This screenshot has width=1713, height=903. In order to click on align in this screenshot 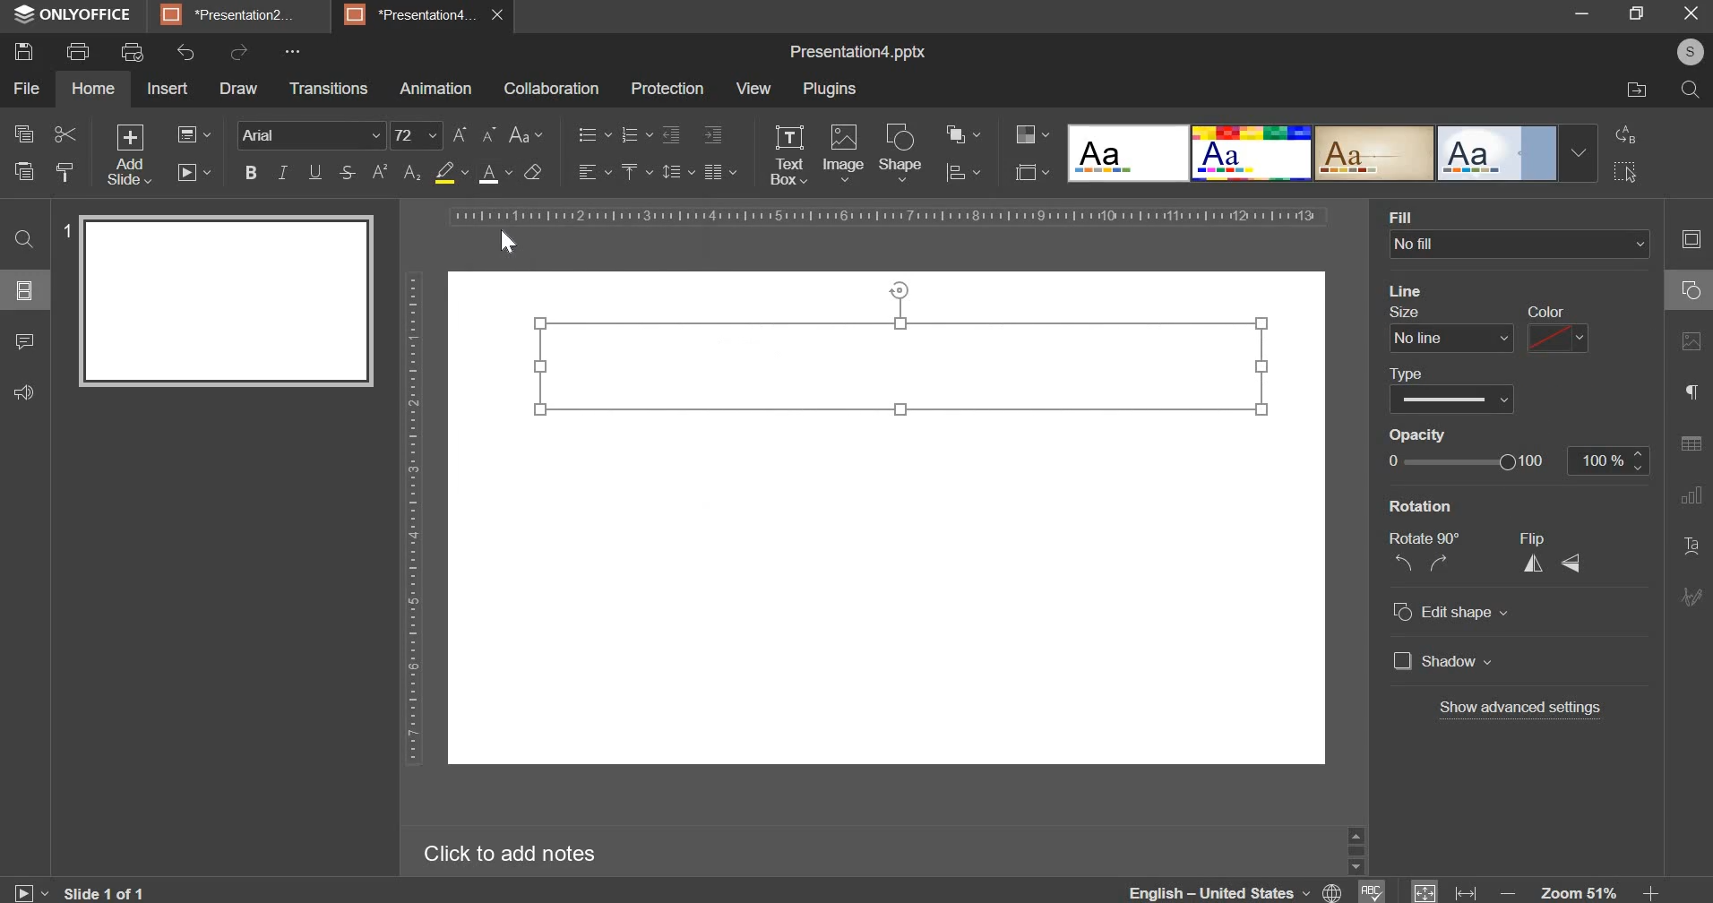, I will do `click(961, 175)`.